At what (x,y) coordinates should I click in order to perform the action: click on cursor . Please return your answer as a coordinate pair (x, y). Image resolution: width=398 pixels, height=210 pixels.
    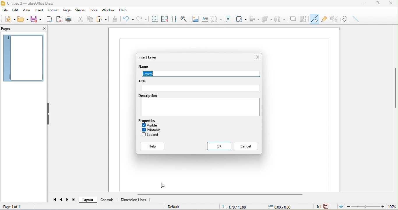
    Looking at the image, I should click on (163, 186).